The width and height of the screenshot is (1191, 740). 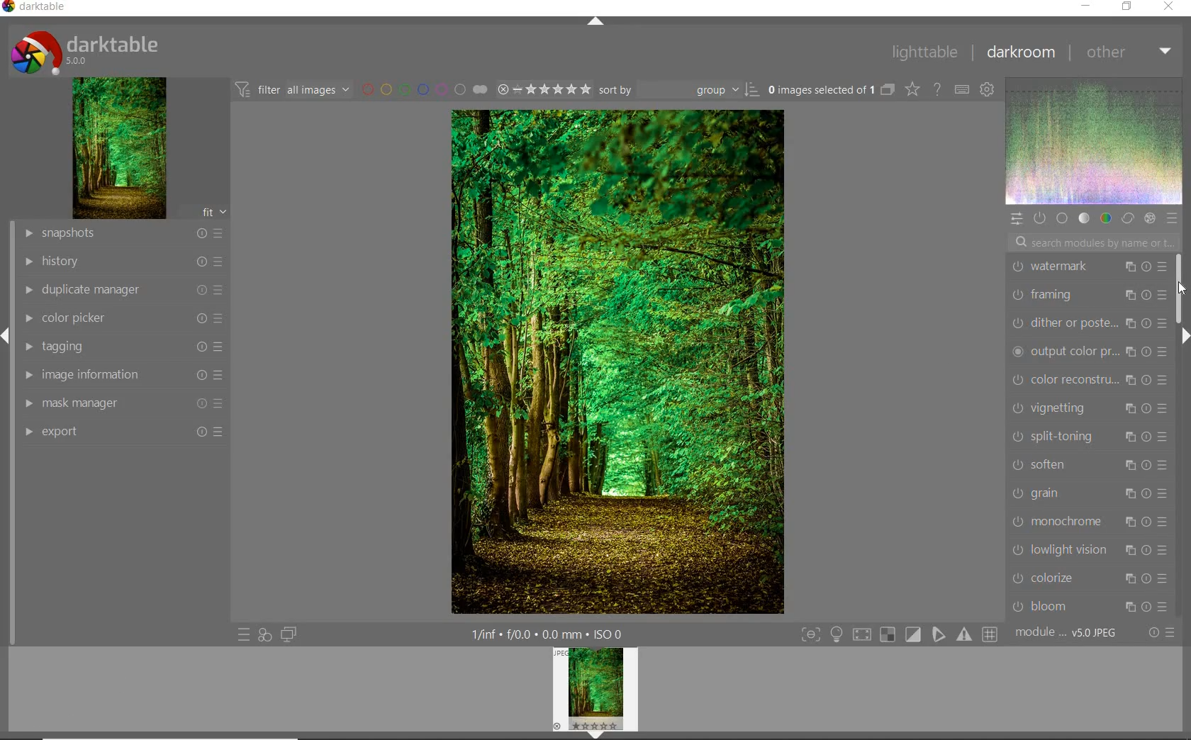 I want to click on SCROLLBAR, so click(x=1182, y=288).